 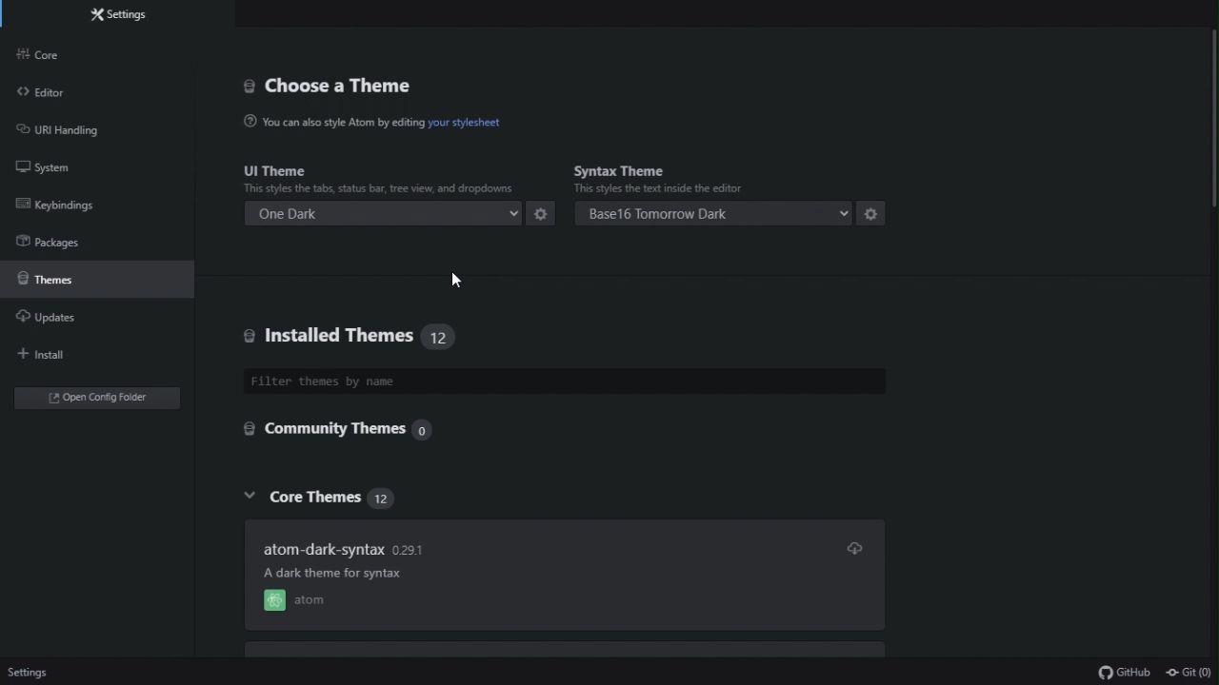 I want to click on one dark, so click(x=384, y=215).